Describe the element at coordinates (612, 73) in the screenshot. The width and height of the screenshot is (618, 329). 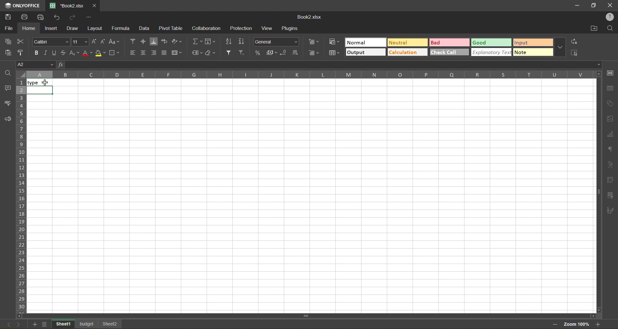
I see `cell settings` at that location.